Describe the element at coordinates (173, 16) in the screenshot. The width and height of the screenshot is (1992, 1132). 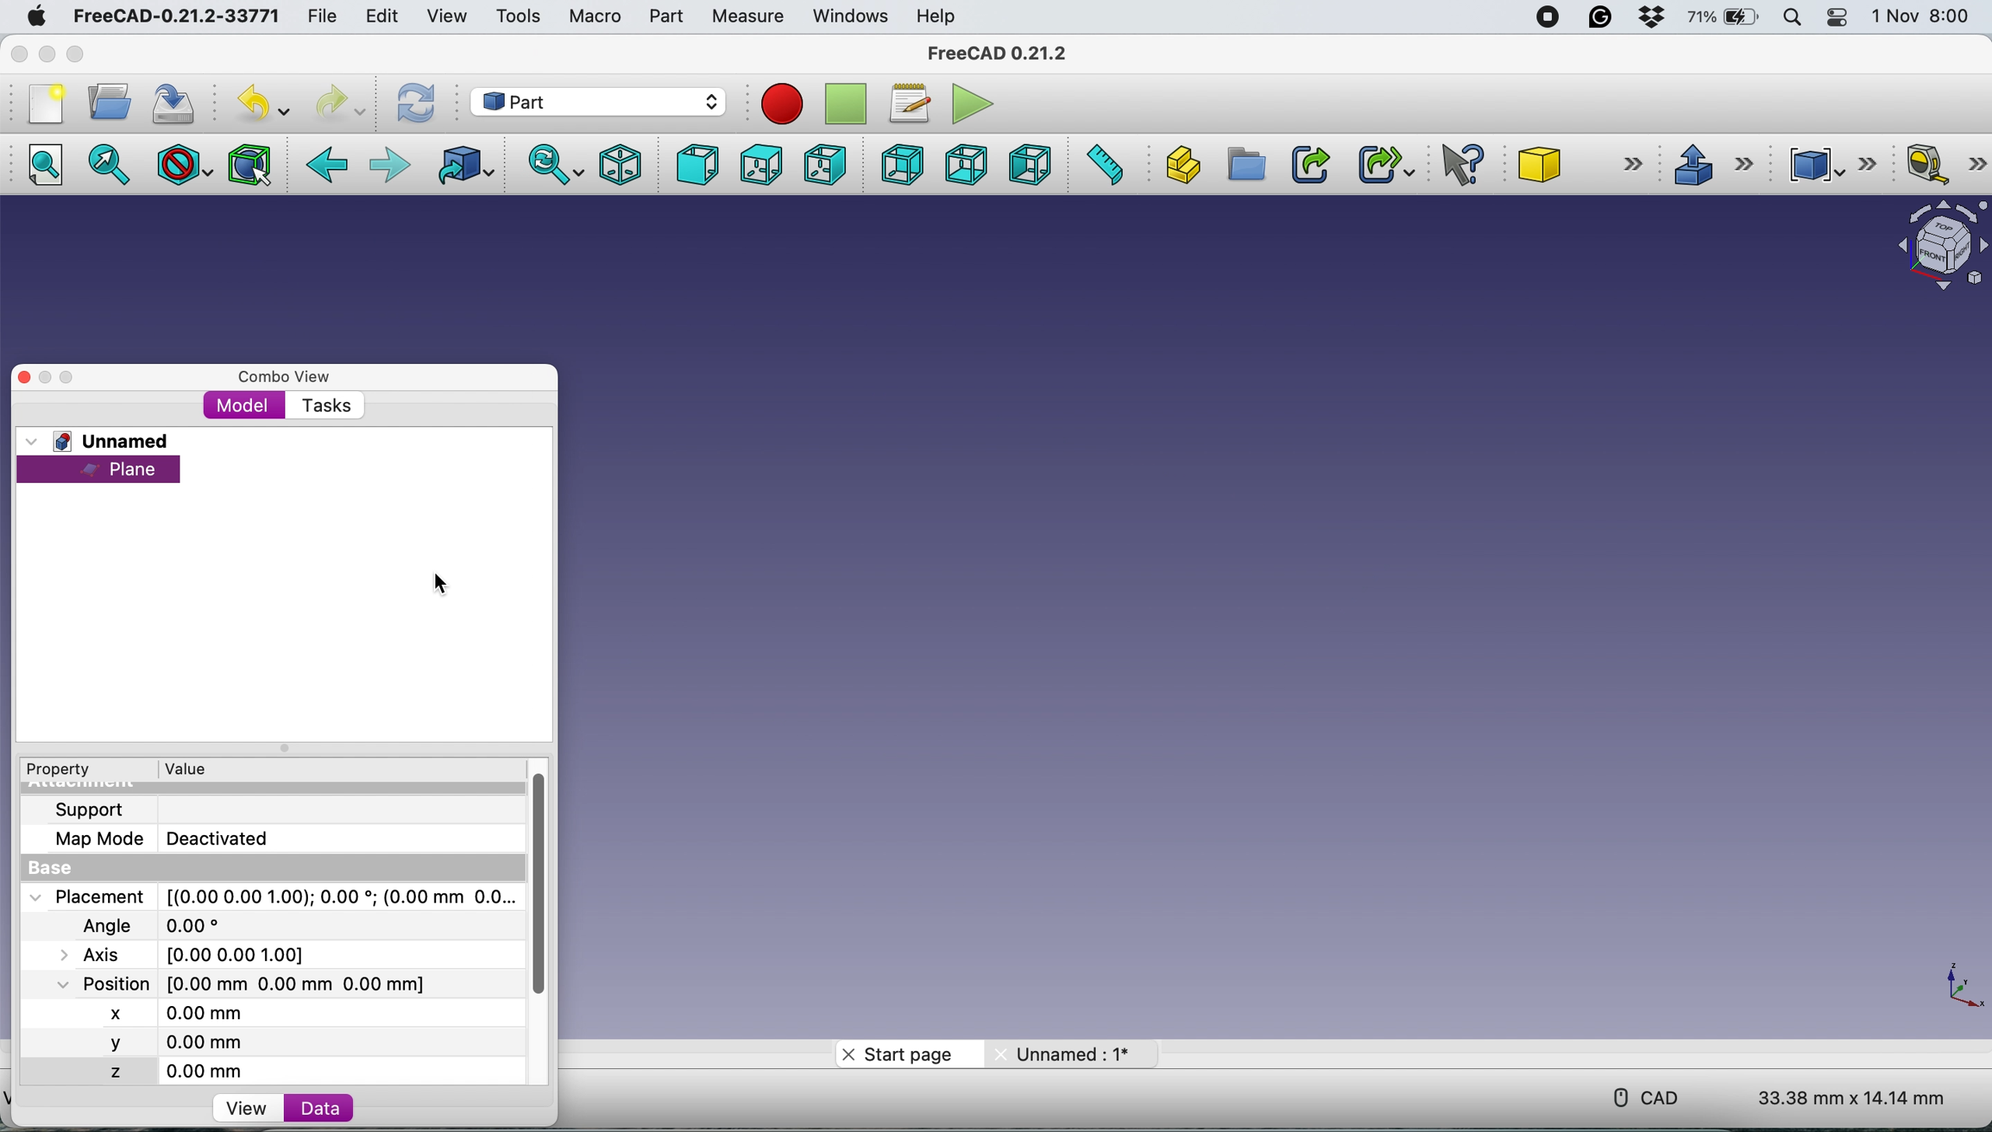
I see `FreeCAD-0.21.2-33771` at that location.